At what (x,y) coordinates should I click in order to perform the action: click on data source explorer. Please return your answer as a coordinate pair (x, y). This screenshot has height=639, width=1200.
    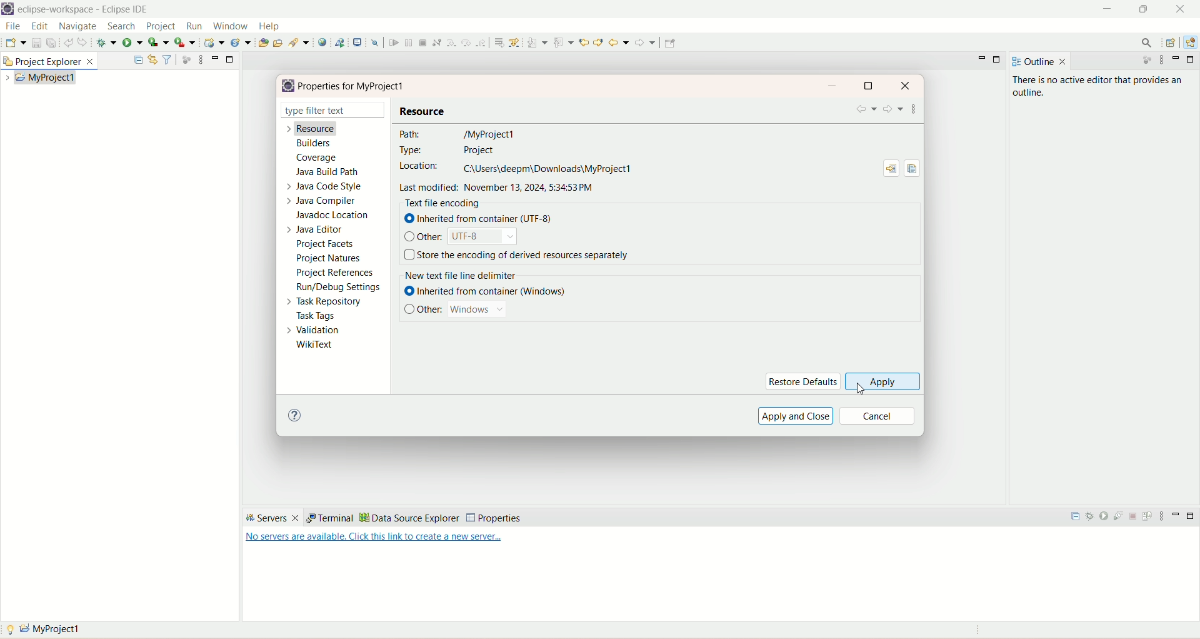
    Looking at the image, I should click on (410, 518).